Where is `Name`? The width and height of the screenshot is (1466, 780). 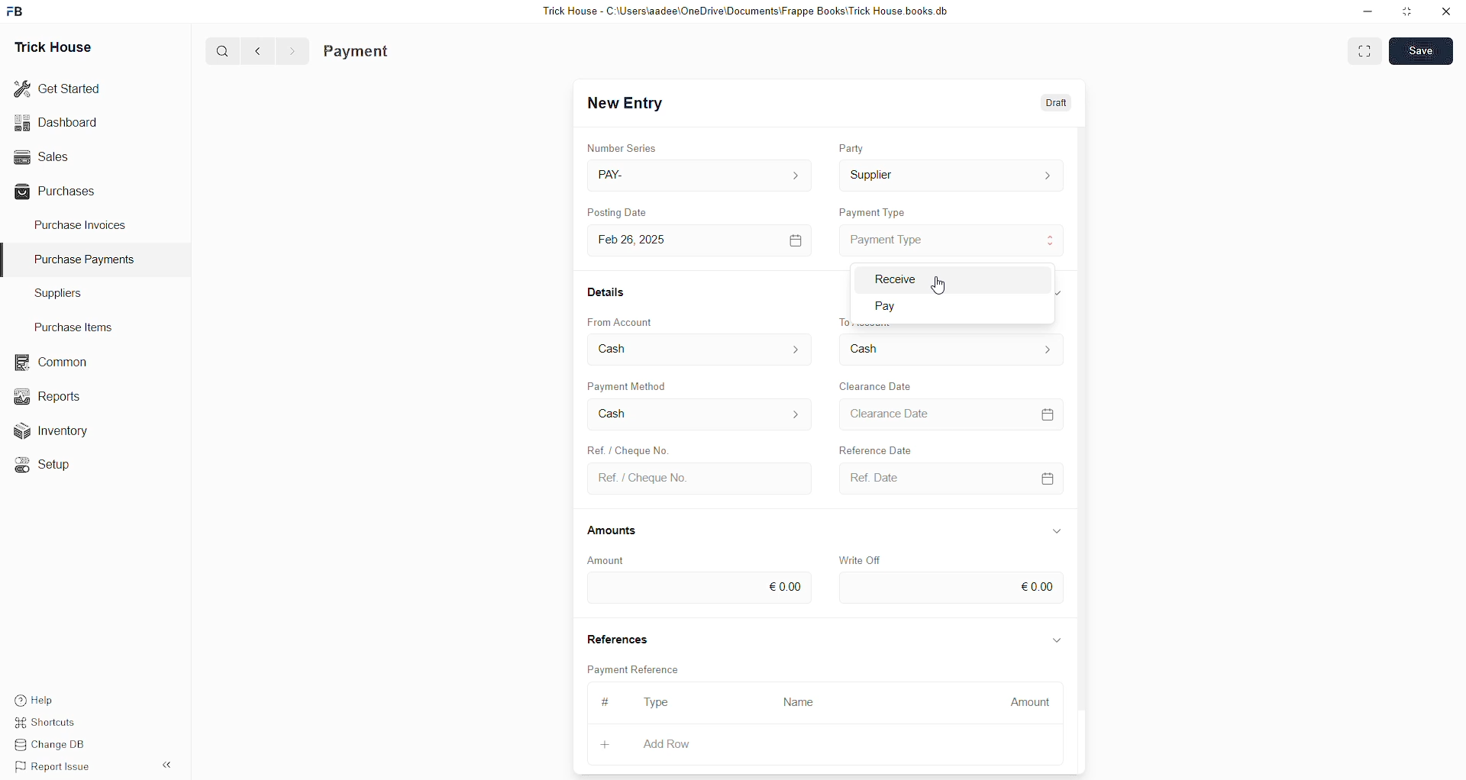 Name is located at coordinates (799, 703).